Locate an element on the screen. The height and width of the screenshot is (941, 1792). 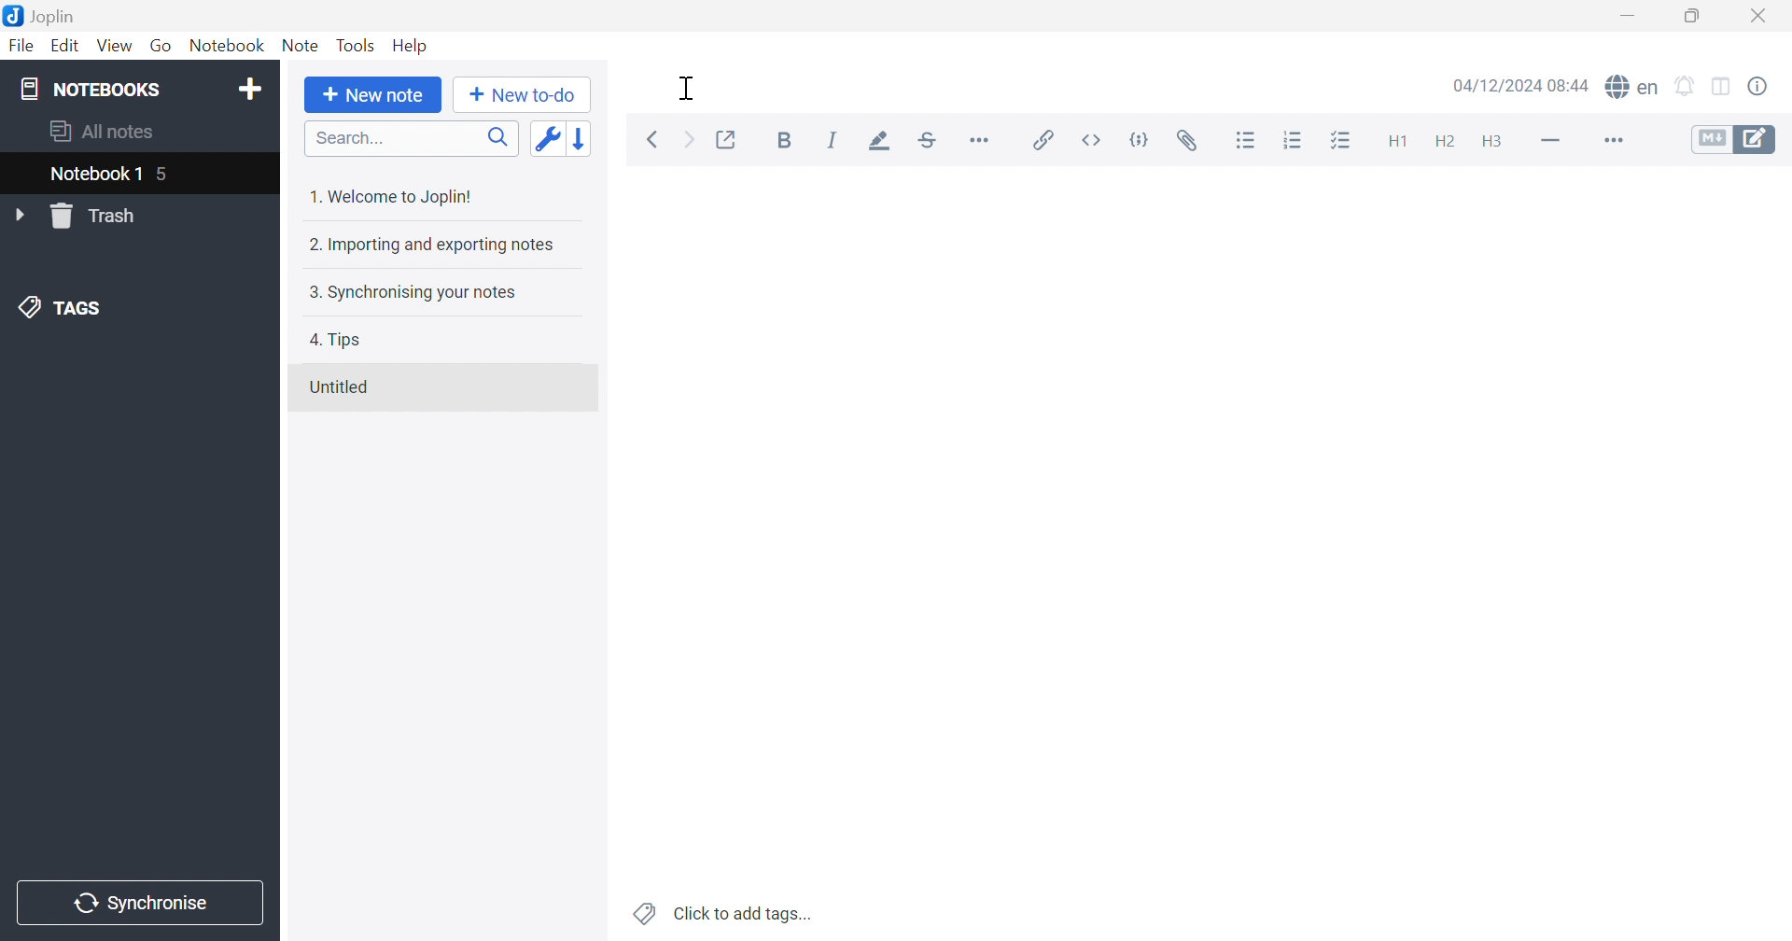
Notebook is located at coordinates (231, 45).